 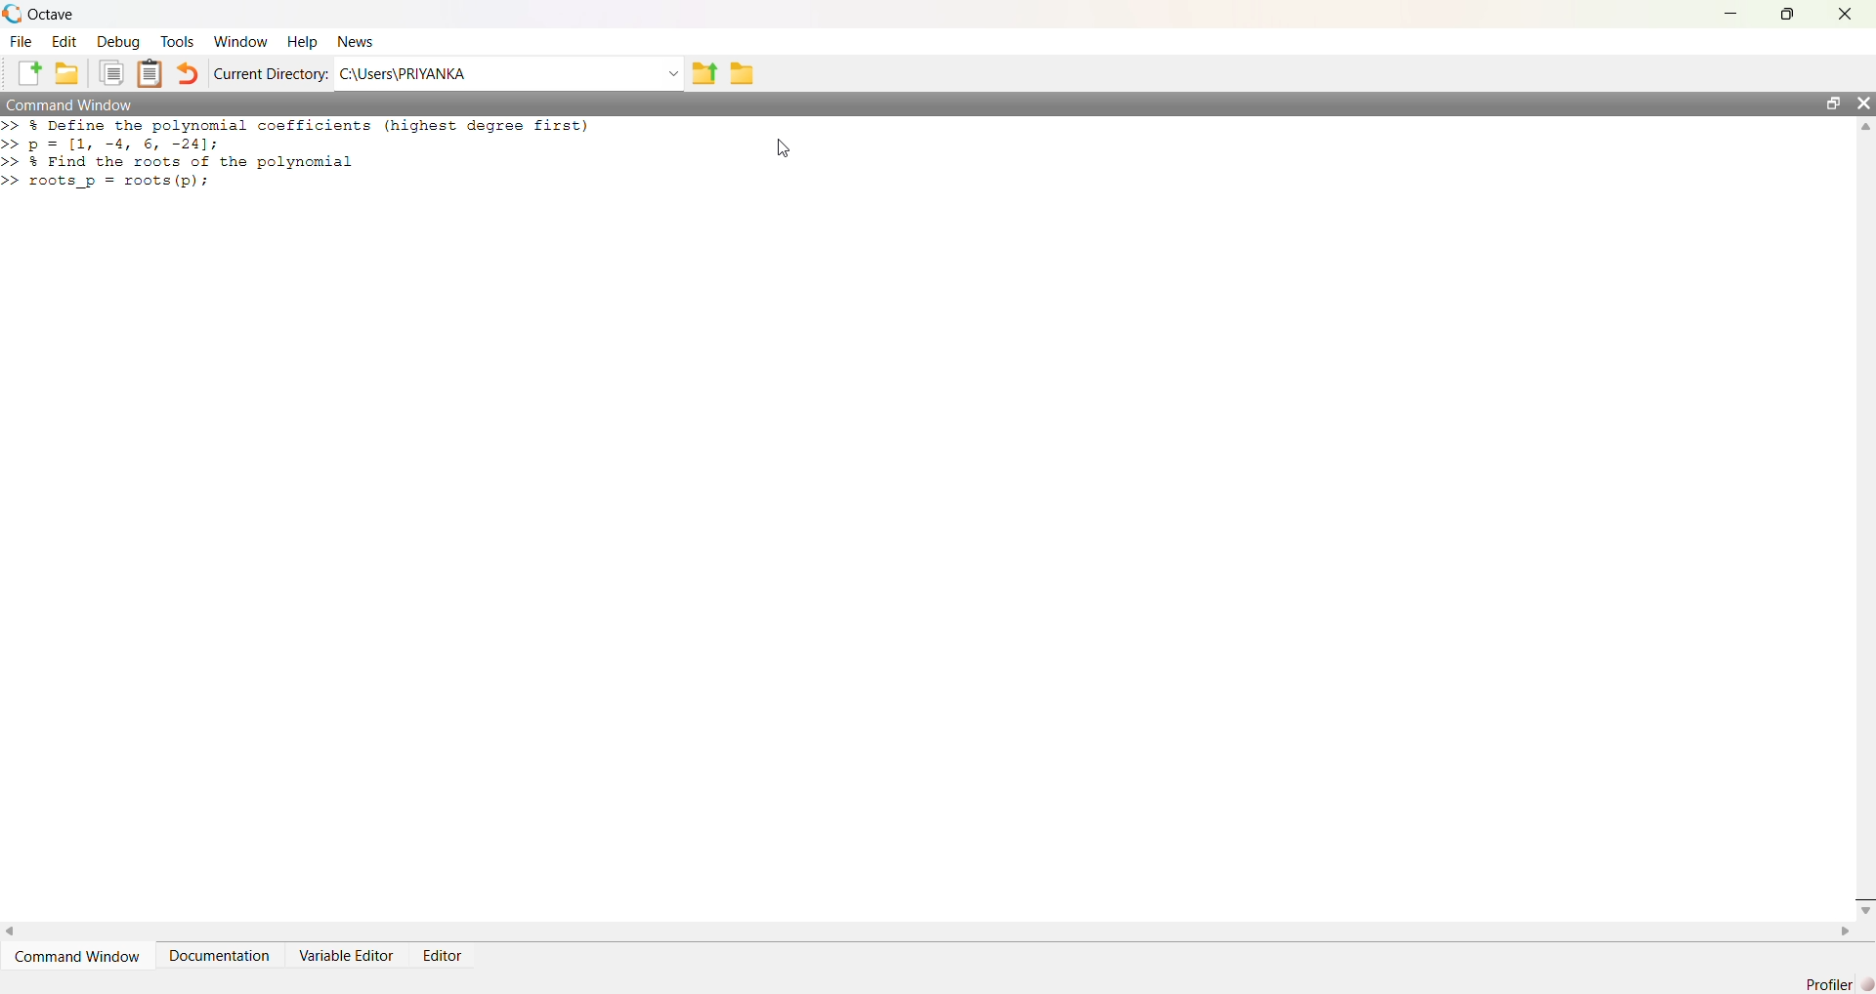 What do you see at coordinates (66, 74) in the screenshot?
I see `Folder ` at bounding box center [66, 74].